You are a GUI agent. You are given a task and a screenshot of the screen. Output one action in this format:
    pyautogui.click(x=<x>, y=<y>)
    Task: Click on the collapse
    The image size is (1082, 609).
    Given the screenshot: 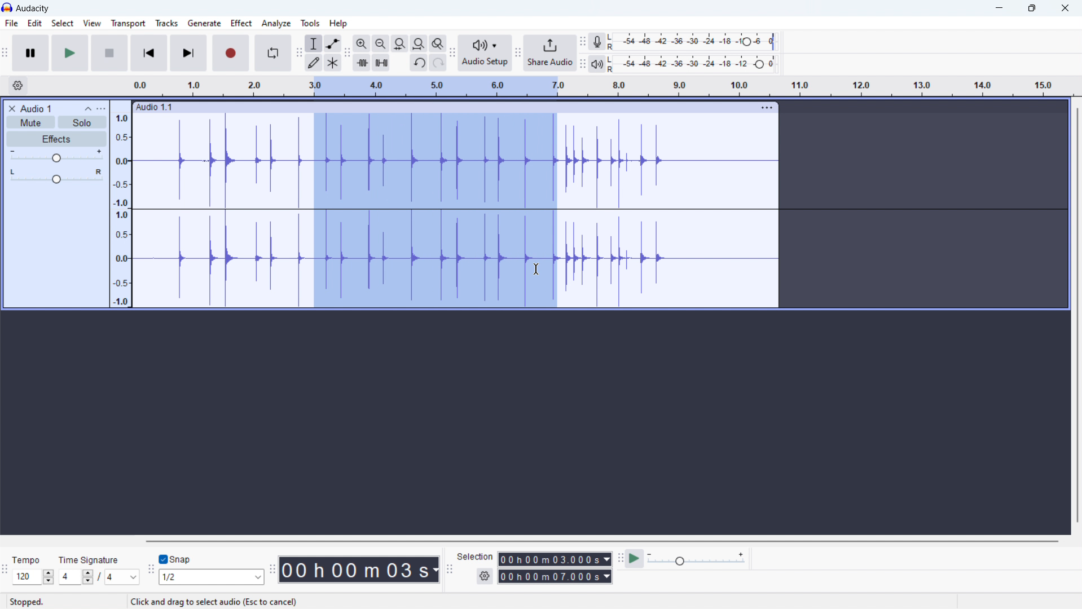 What is the action you would take?
    pyautogui.click(x=88, y=109)
    